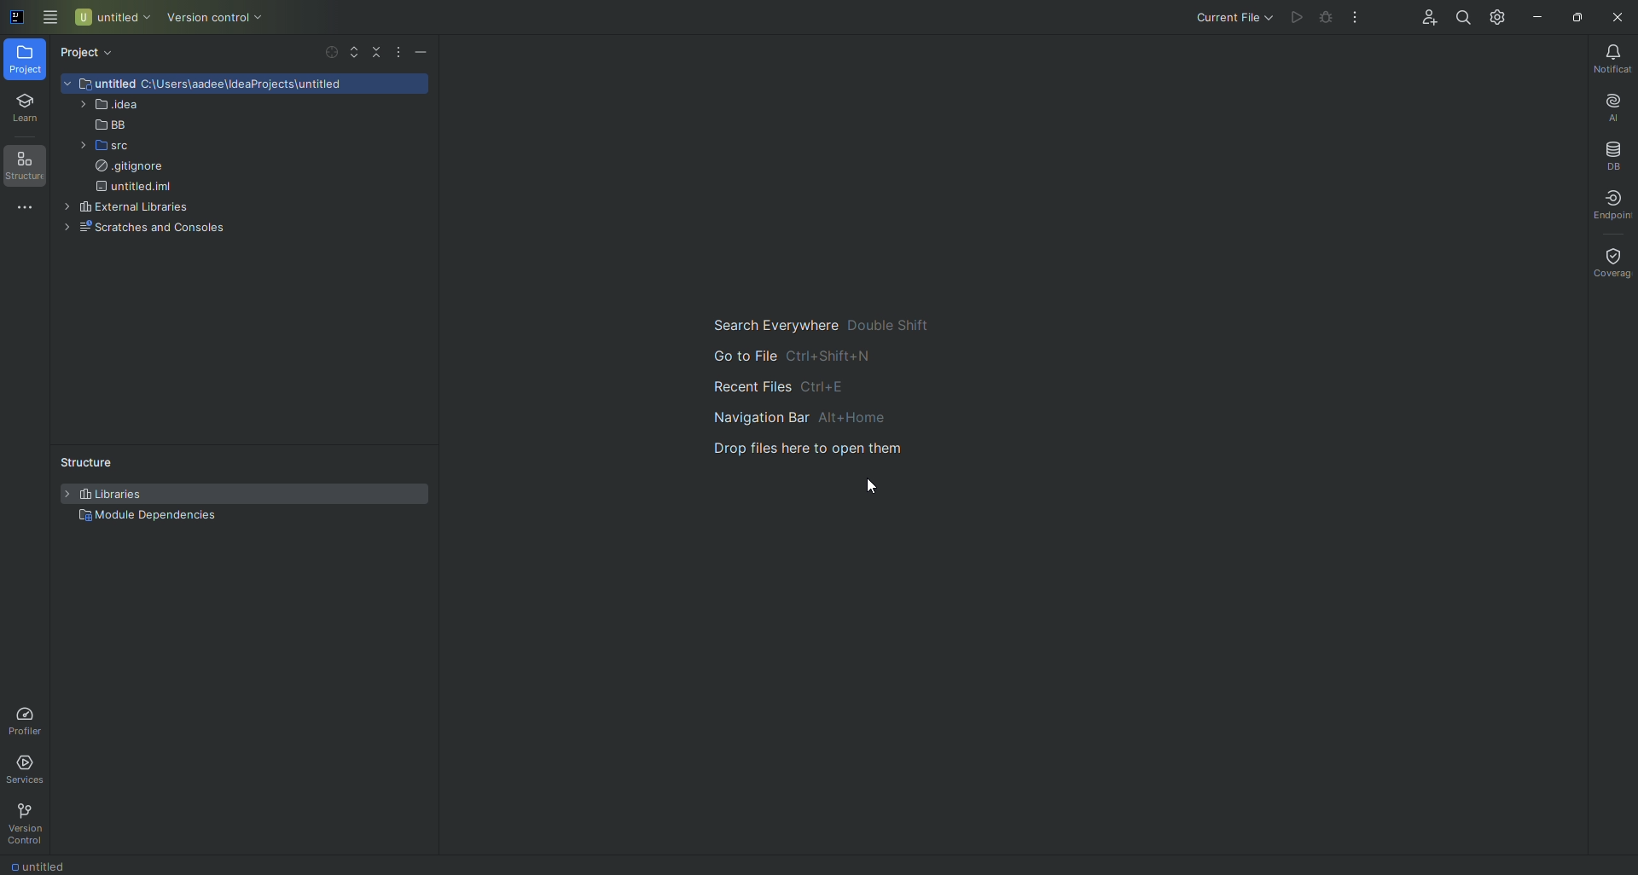 The image size is (1638, 875). Describe the element at coordinates (15, 24) in the screenshot. I see `Application icon` at that location.